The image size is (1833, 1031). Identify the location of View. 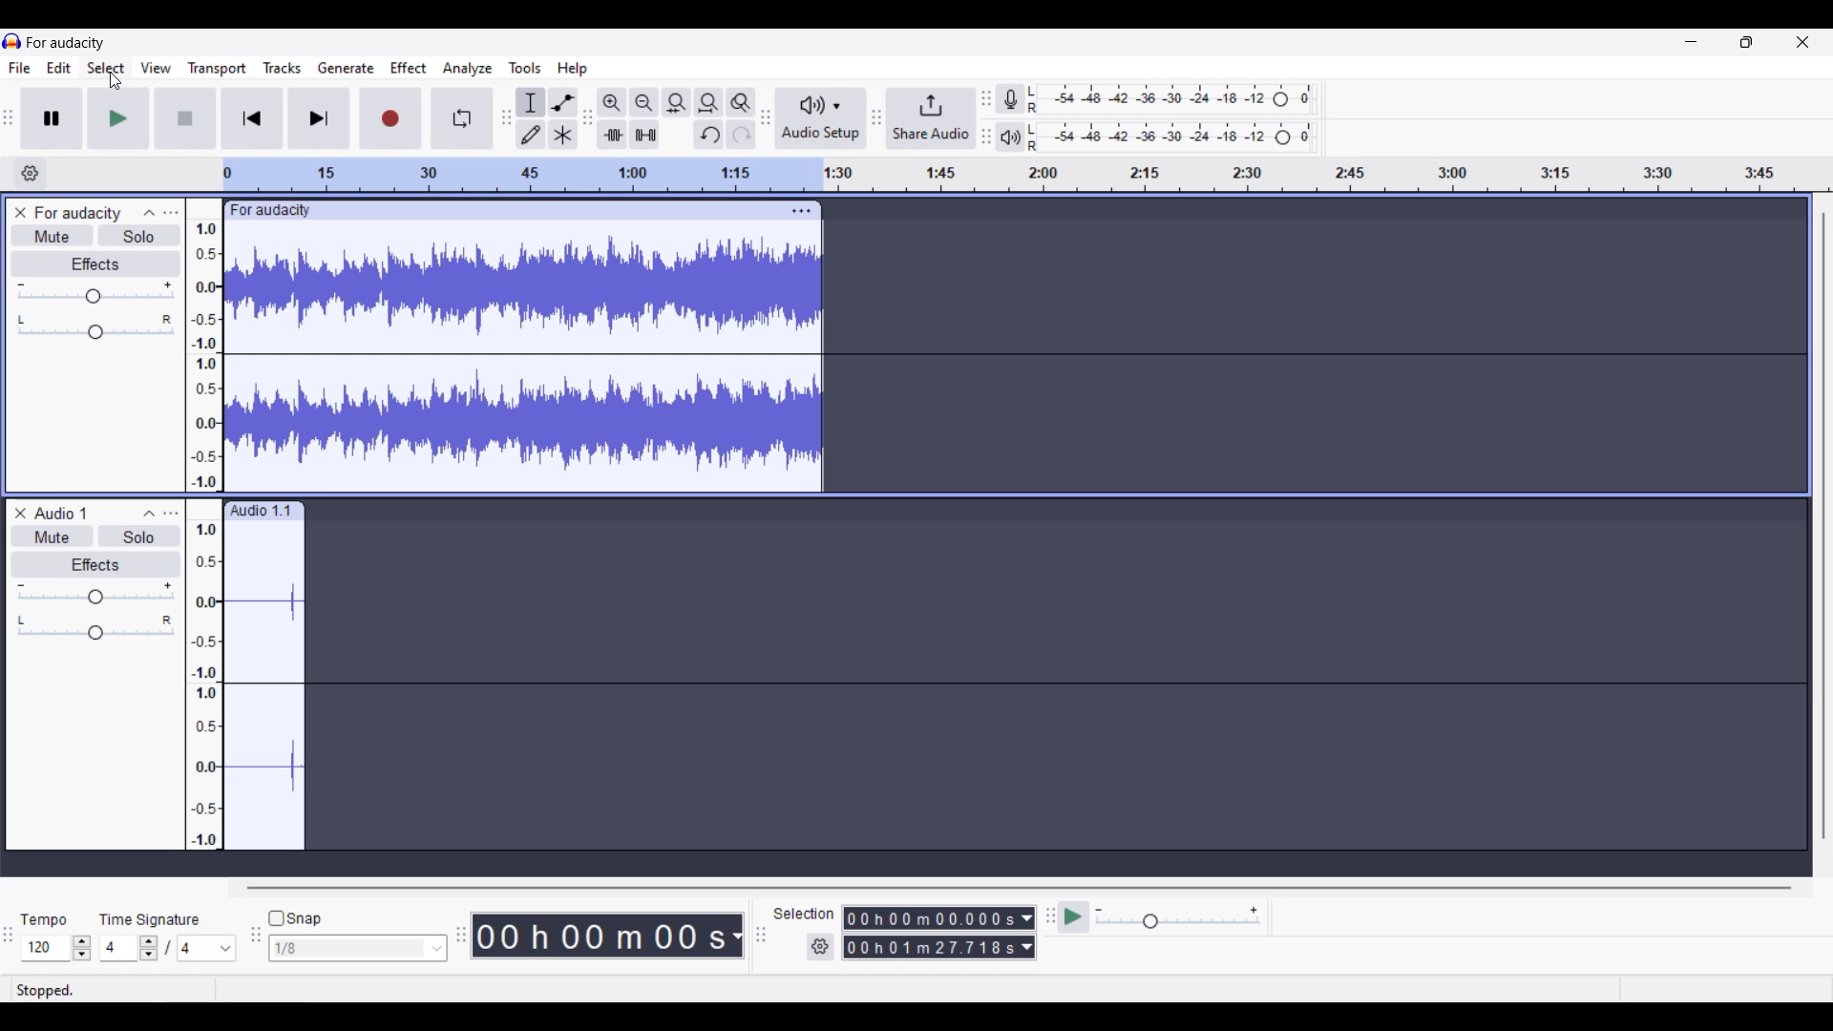
(156, 68).